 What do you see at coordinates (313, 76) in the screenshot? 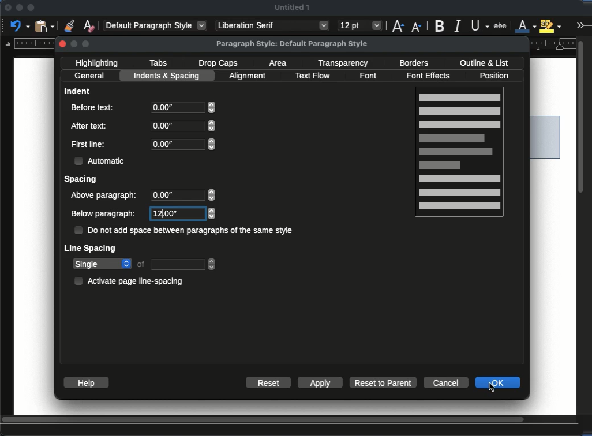
I see `text flow` at bounding box center [313, 76].